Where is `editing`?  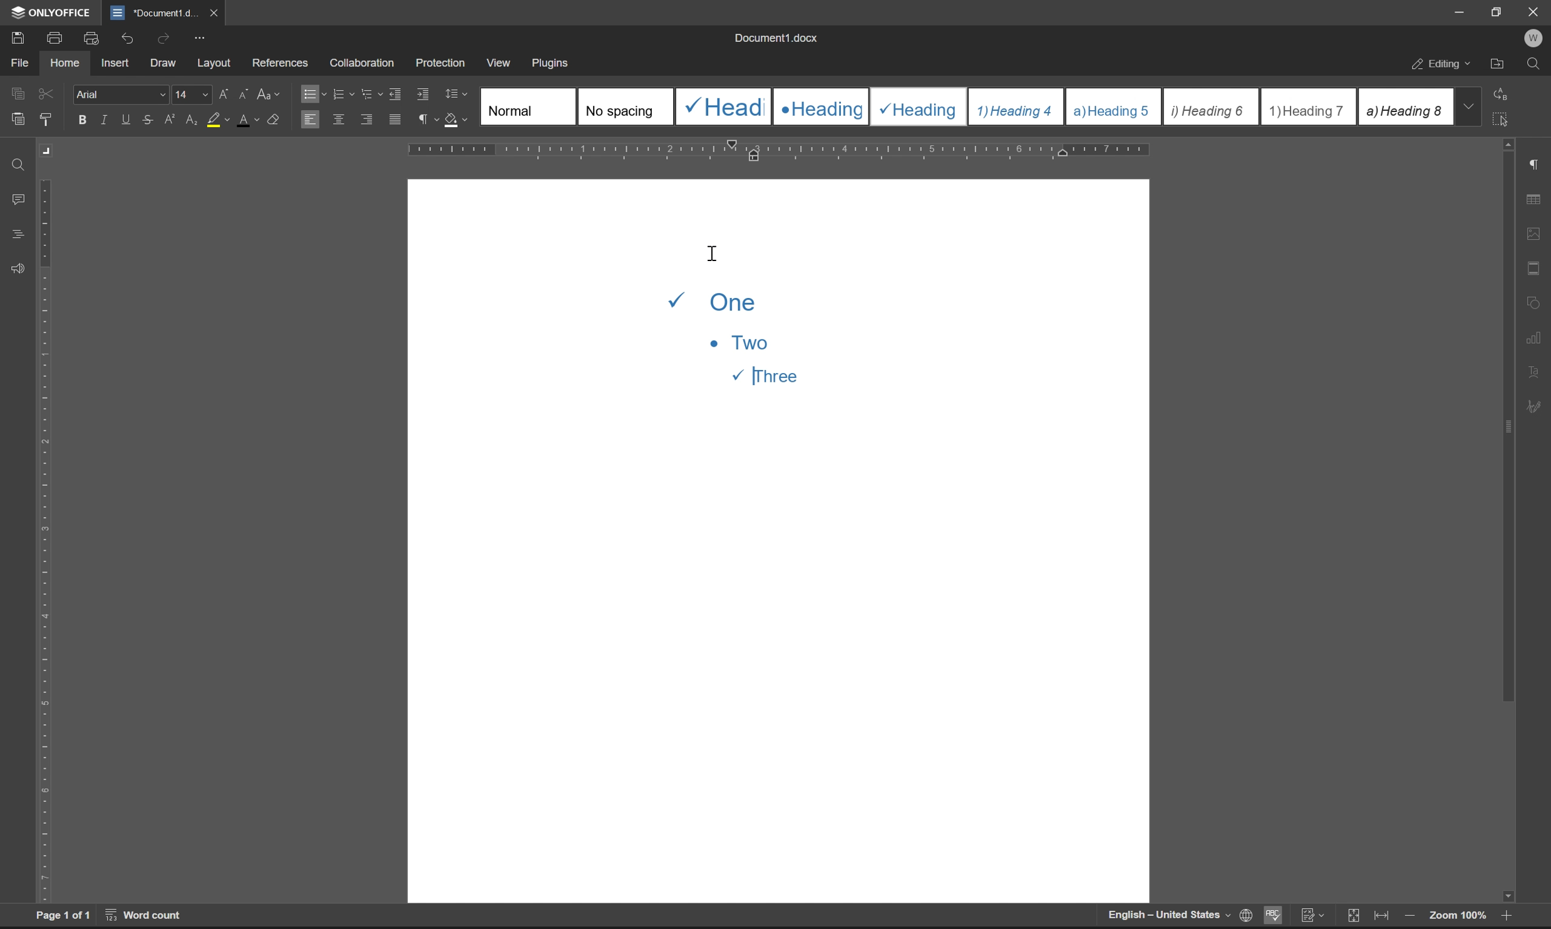
editing is located at coordinates (1443, 66).